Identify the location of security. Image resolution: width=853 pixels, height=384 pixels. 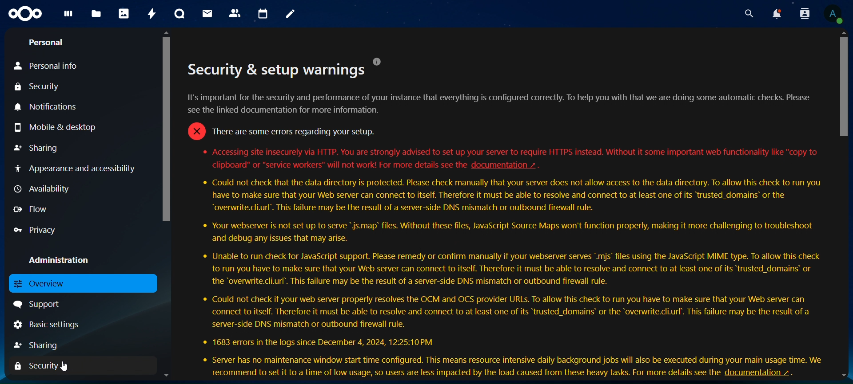
(38, 88).